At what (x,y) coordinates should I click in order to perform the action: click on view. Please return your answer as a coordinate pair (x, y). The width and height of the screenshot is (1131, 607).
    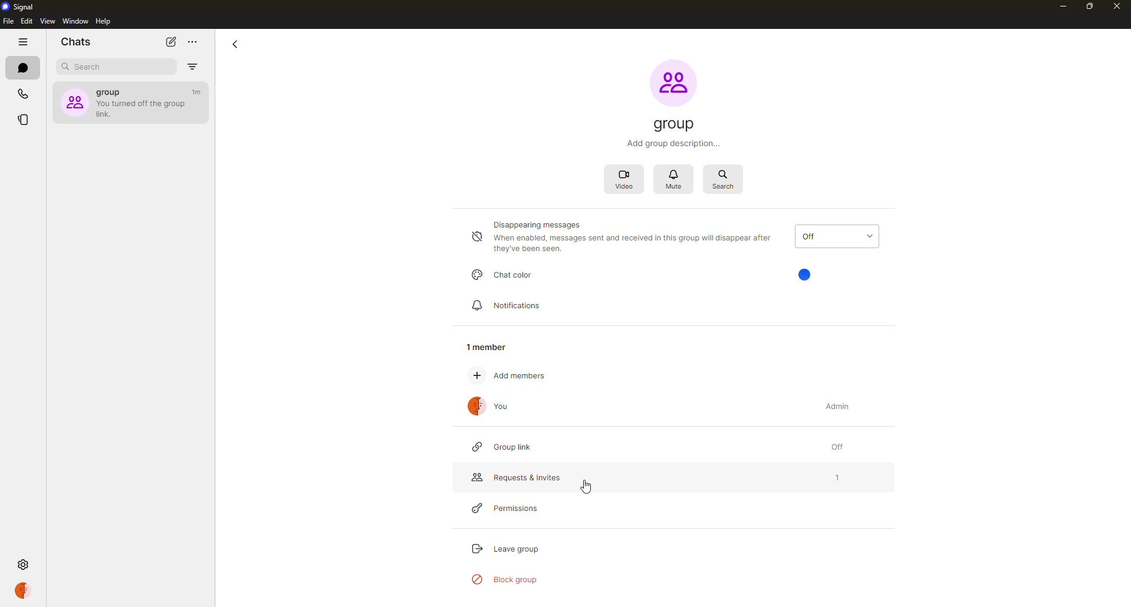
    Looking at the image, I should click on (48, 22).